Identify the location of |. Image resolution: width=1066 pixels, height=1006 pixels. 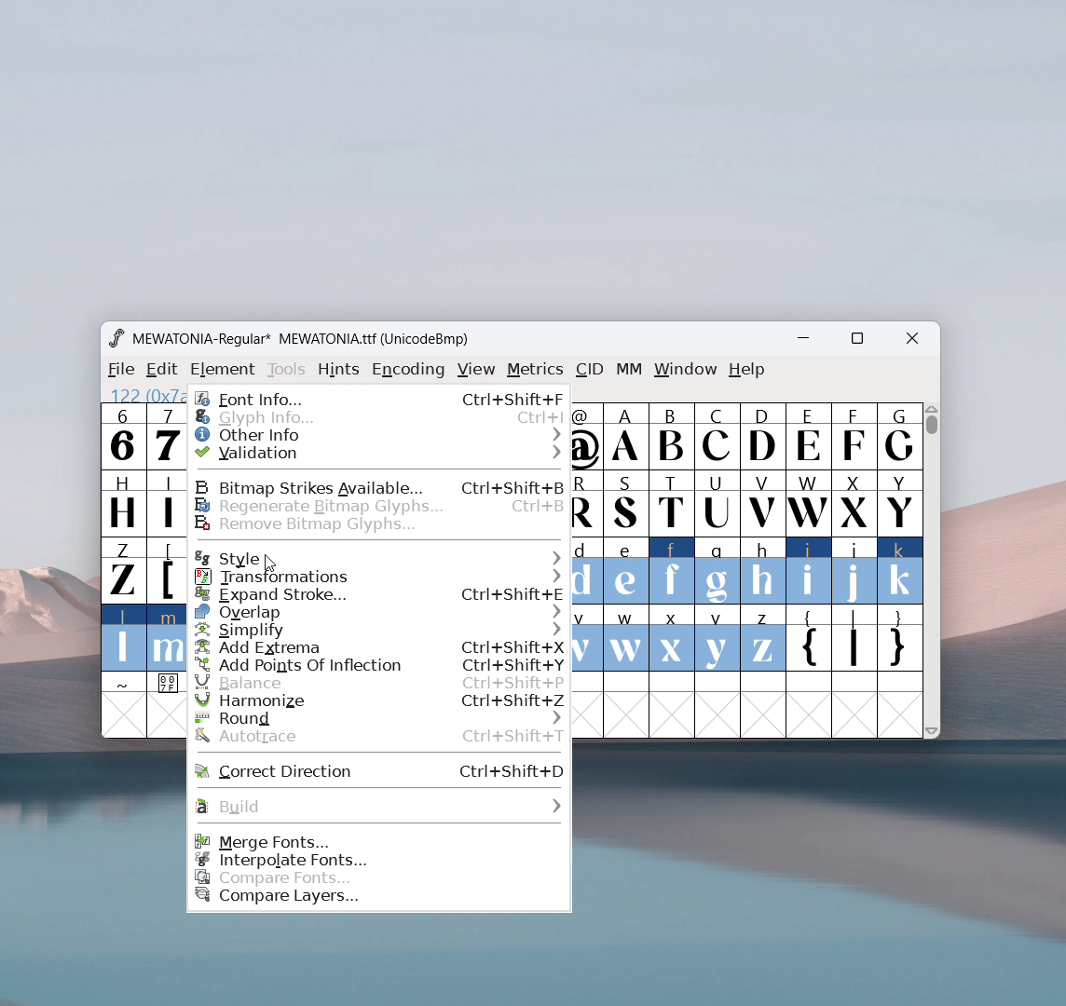
(854, 640).